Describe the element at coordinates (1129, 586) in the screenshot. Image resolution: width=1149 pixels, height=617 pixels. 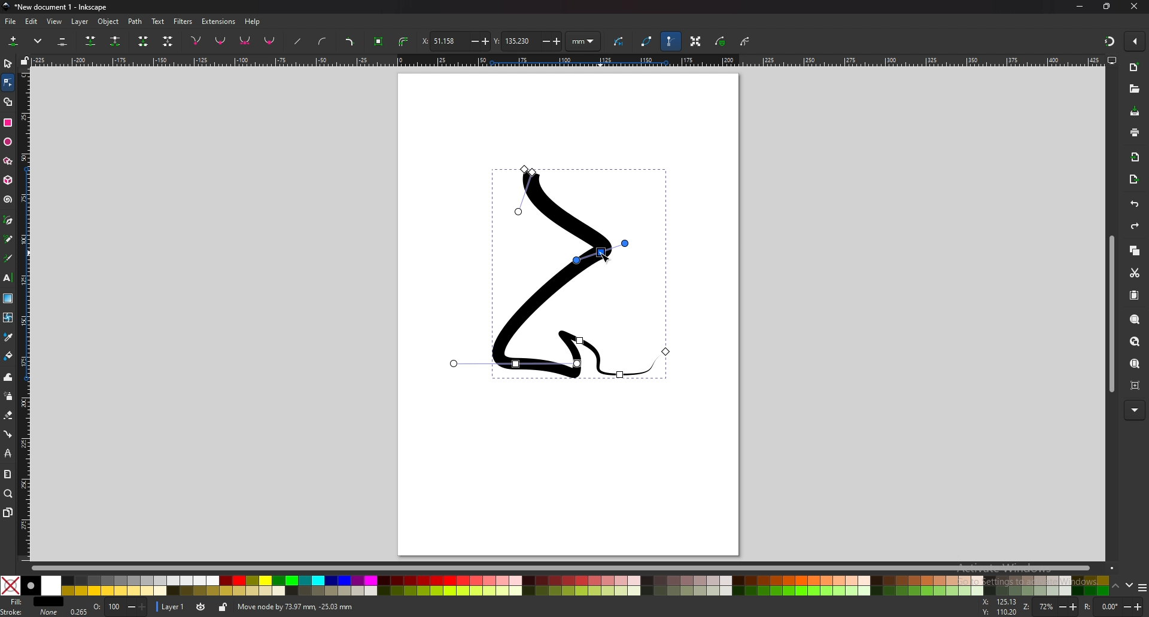
I see `down` at that location.